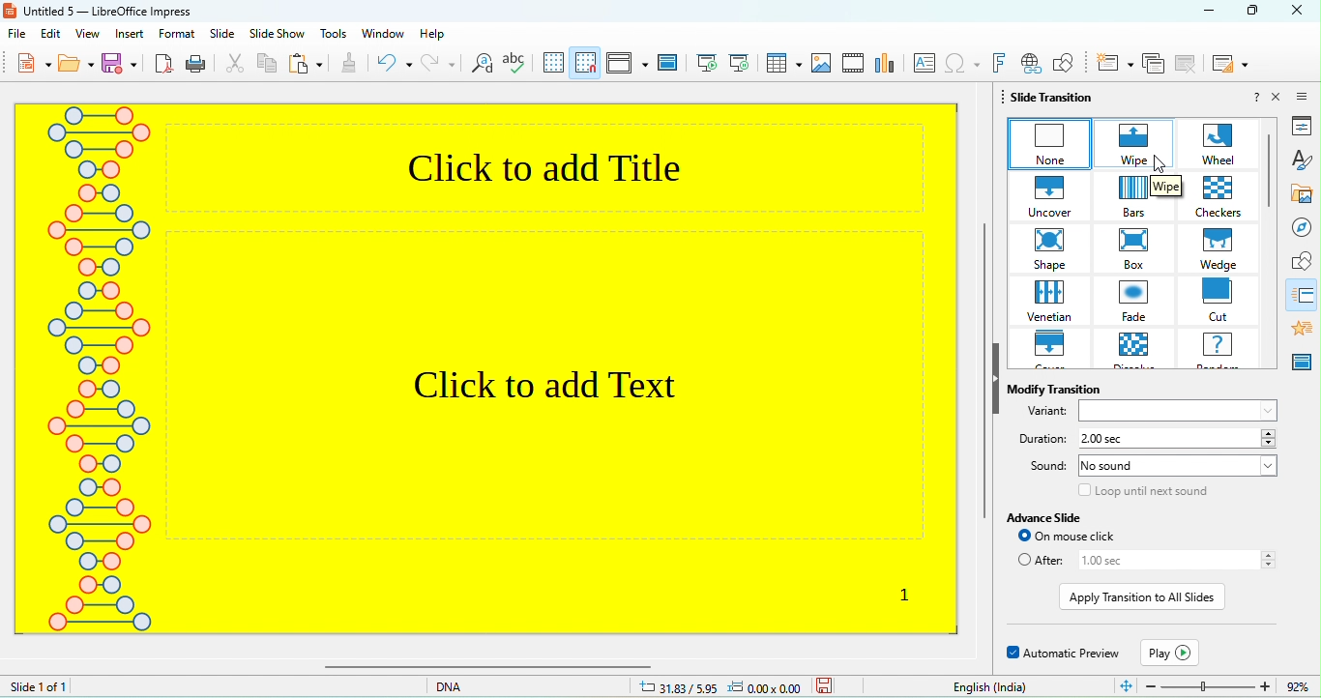 Image resolution: width=1321 pixels, height=698 pixels. I want to click on ?, so click(1256, 98).